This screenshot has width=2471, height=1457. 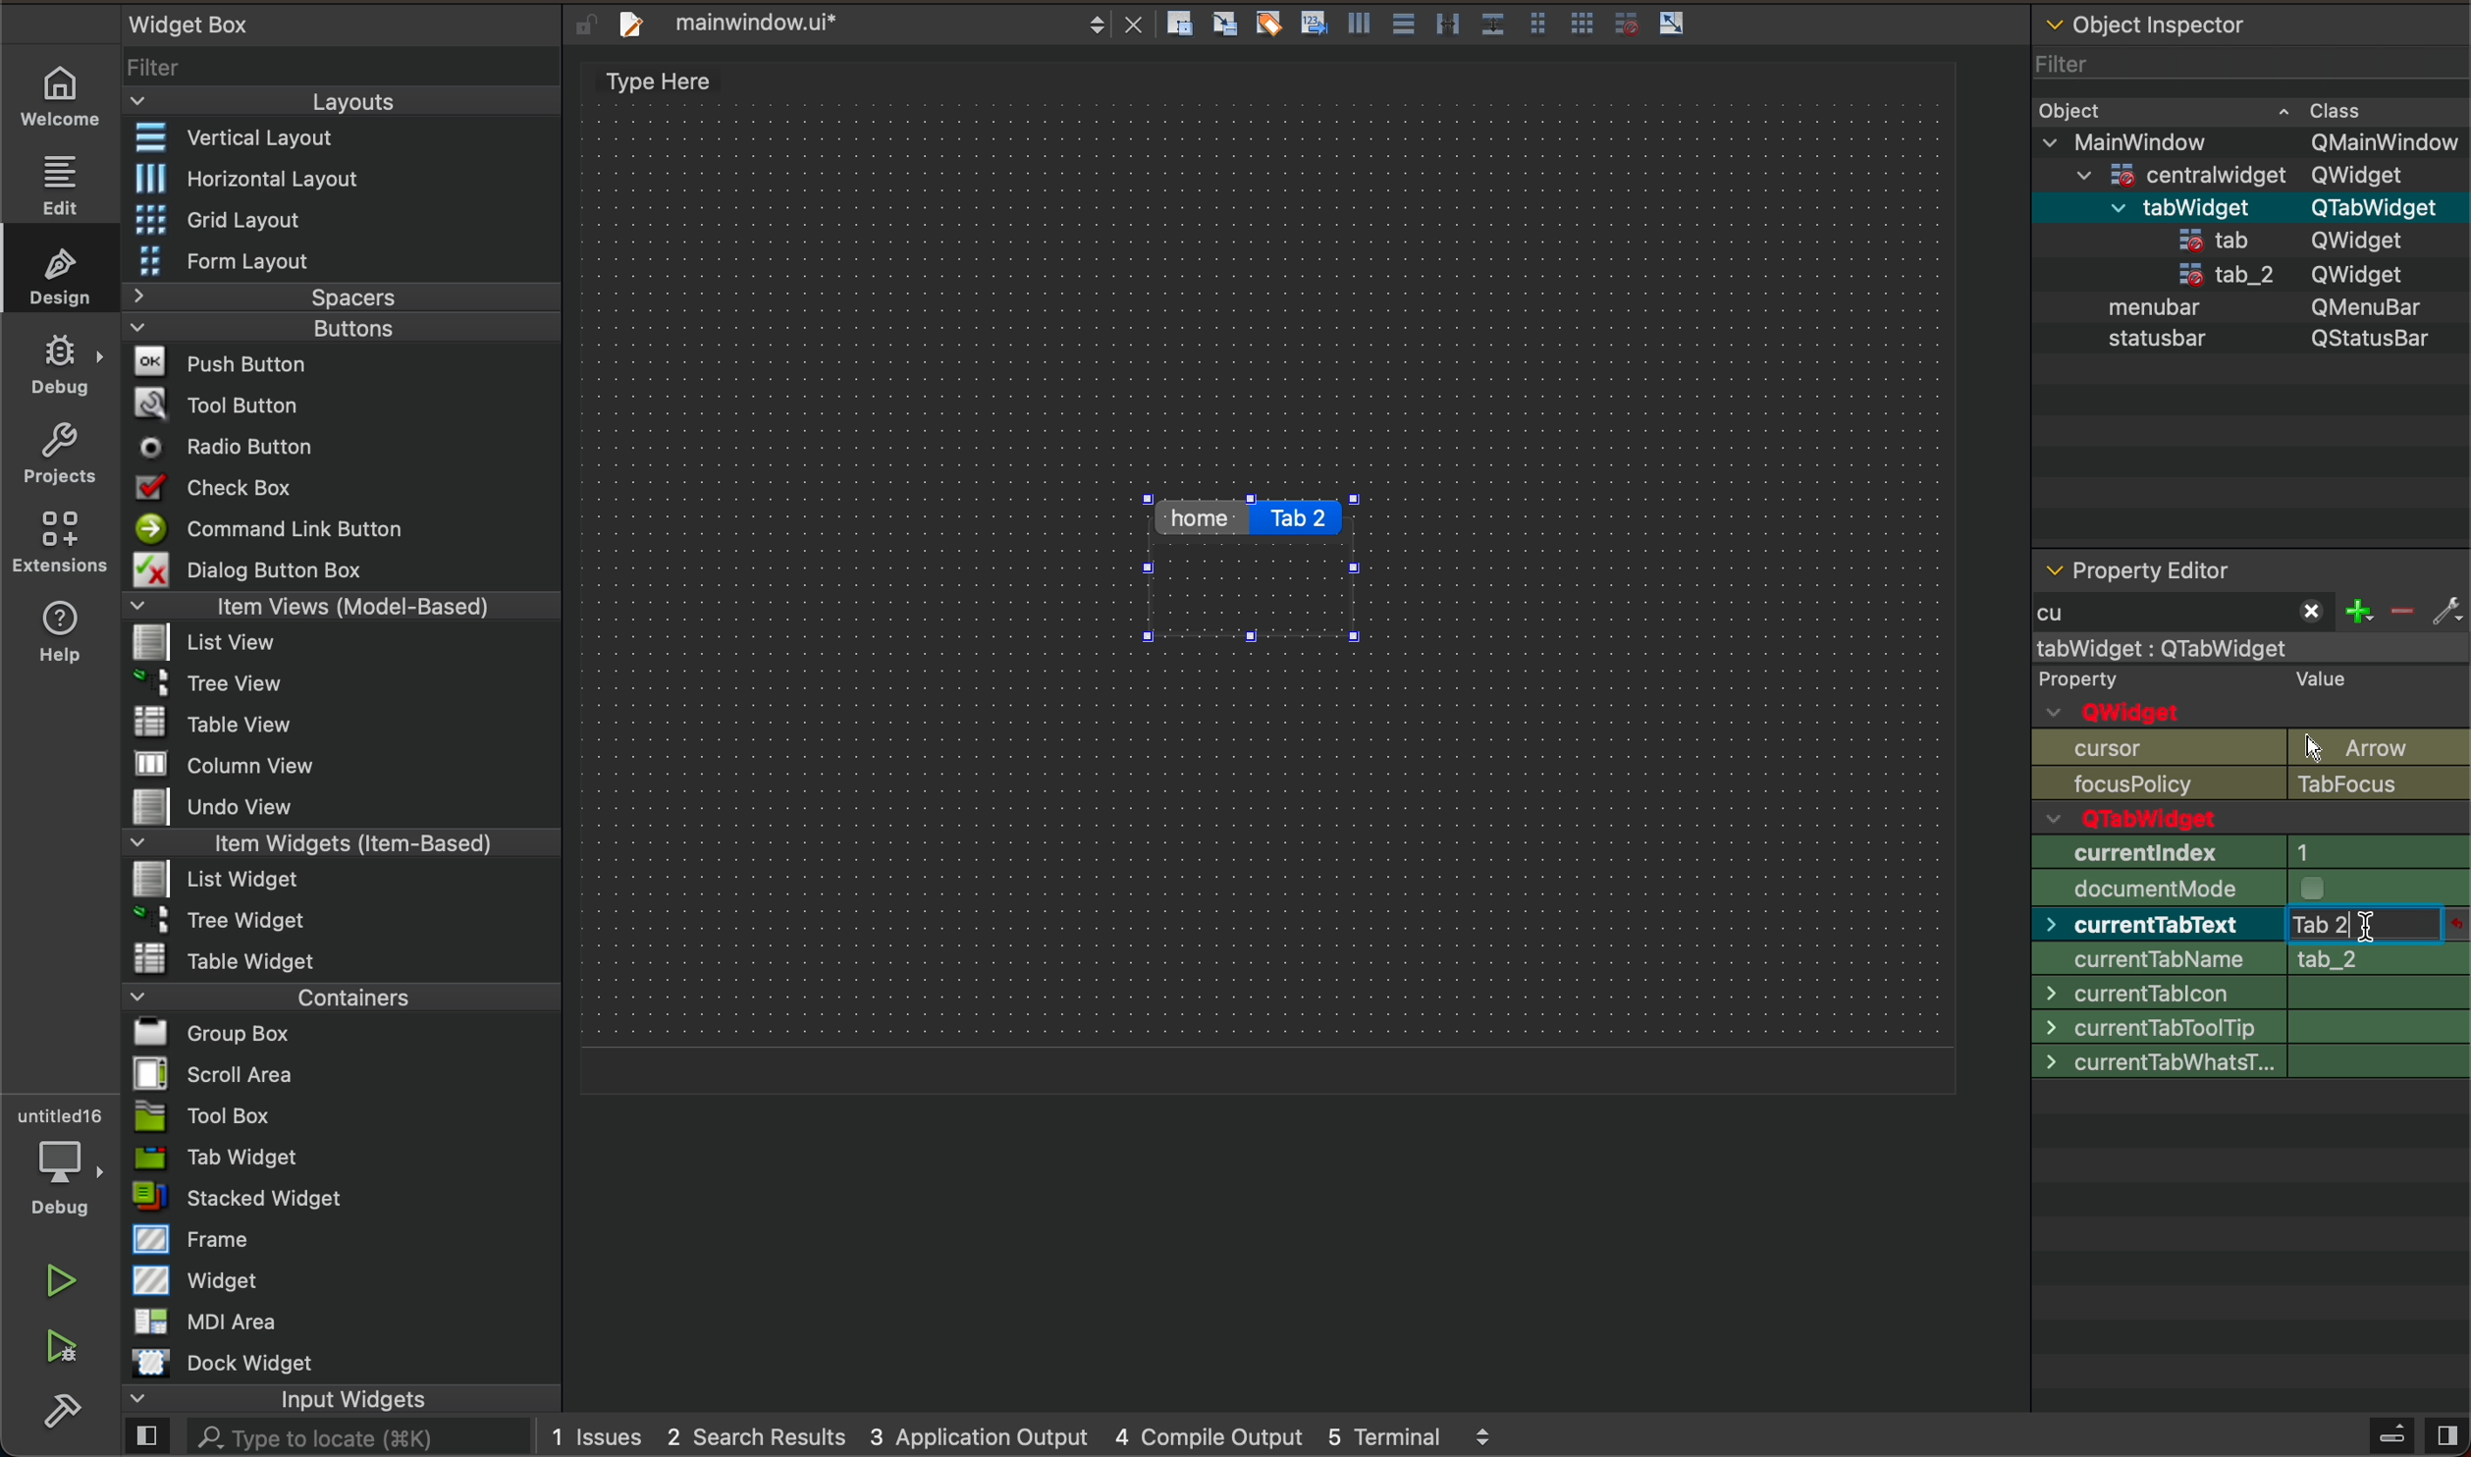 I want to click on geometry, so click(x=2254, y=852).